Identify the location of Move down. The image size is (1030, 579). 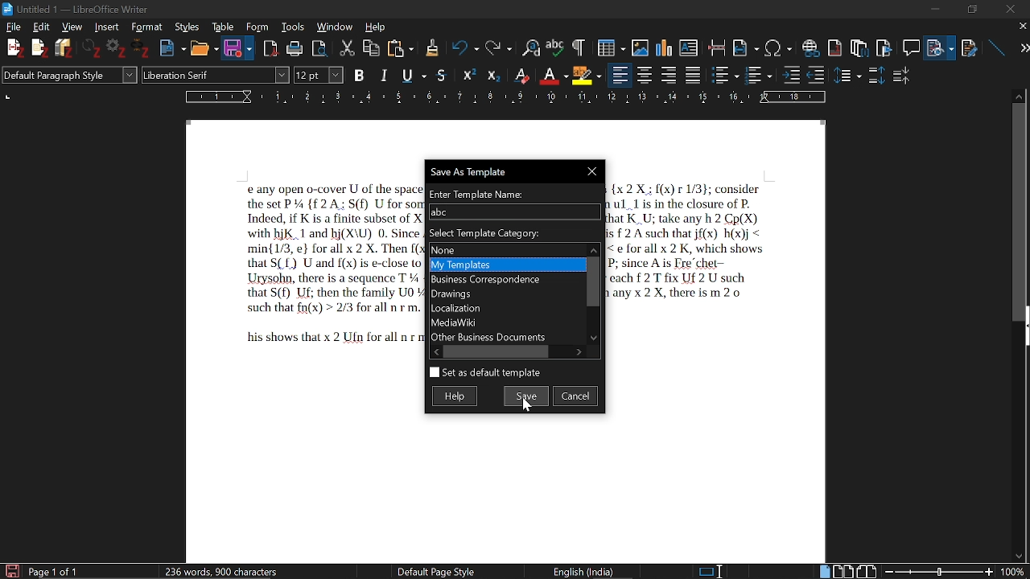
(595, 339).